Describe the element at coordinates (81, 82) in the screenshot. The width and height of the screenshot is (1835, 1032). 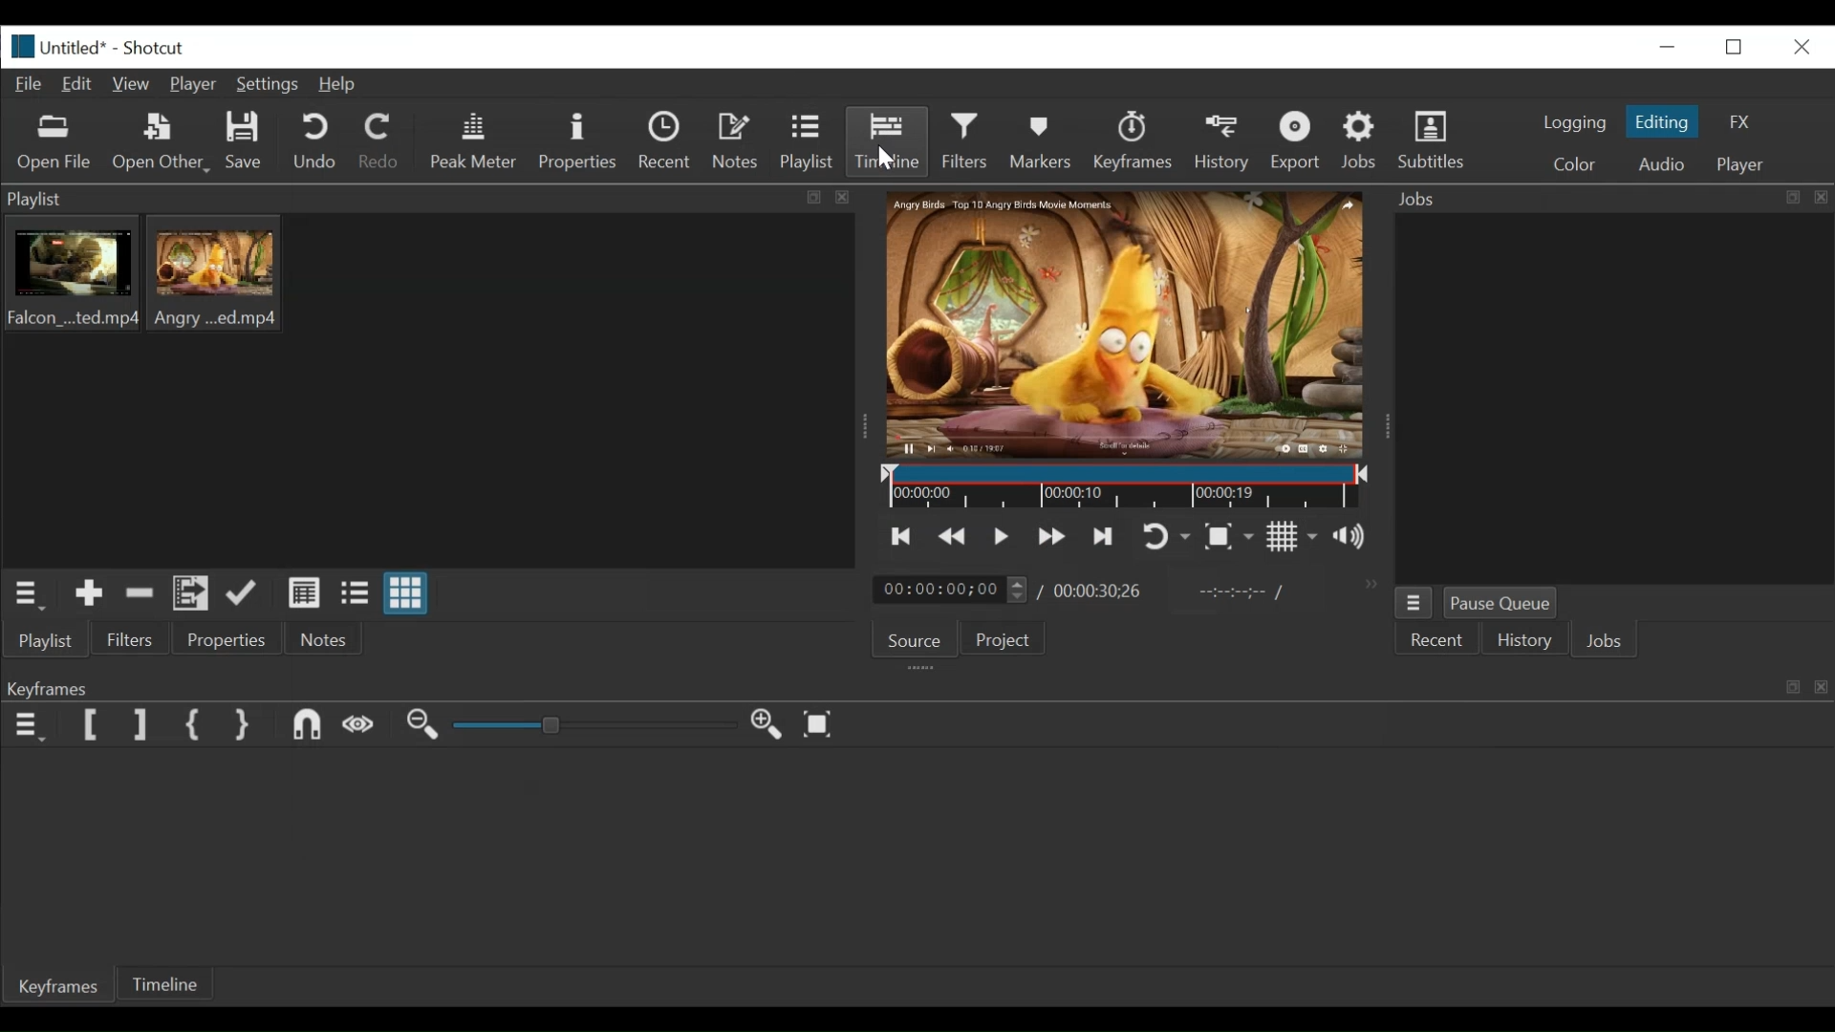
I see `Edit` at that location.